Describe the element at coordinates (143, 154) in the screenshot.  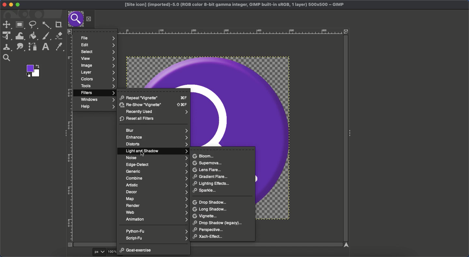
I see `cursor` at that location.